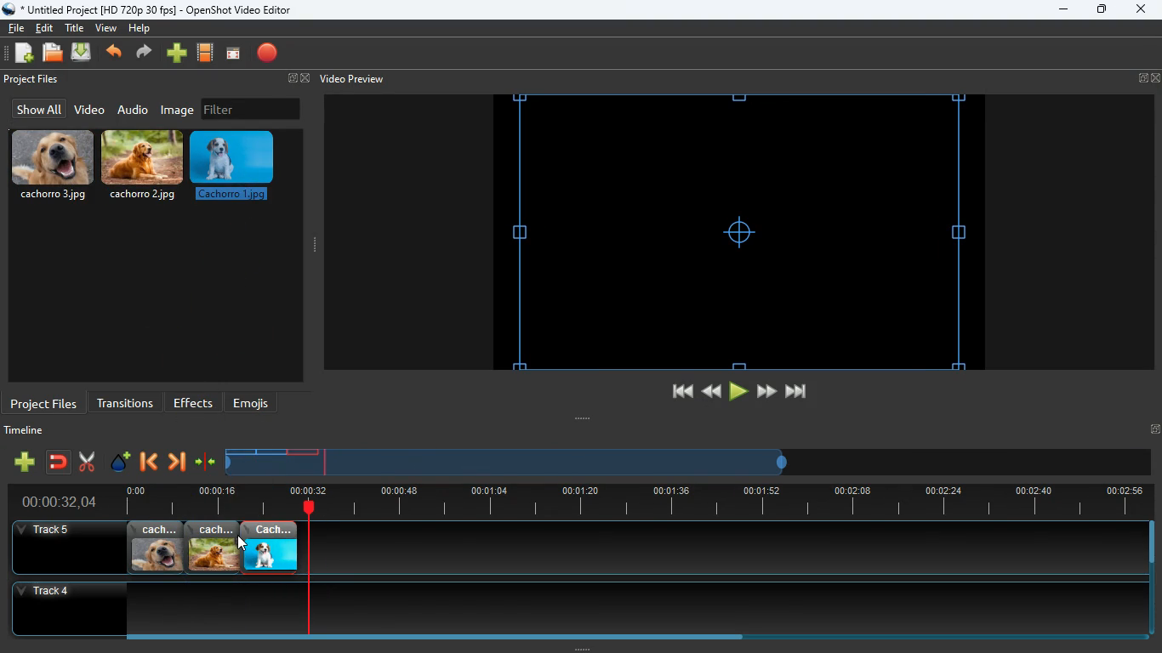 This screenshot has width=1162, height=653. What do you see at coordinates (798, 395) in the screenshot?
I see `end` at bounding box center [798, 395].